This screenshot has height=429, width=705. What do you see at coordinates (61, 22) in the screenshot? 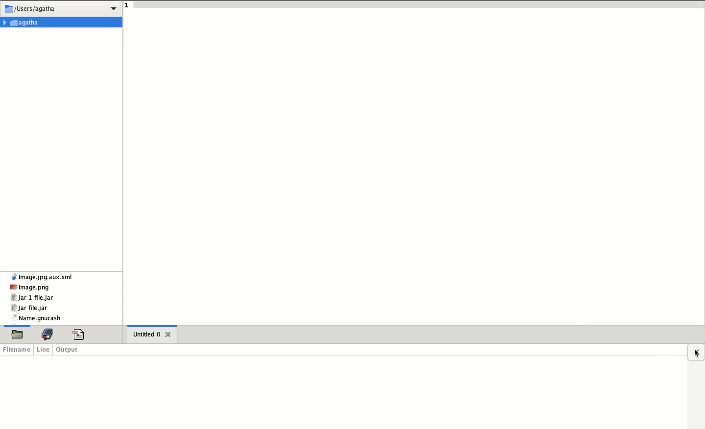
I see `Agatha` at bounding box center [61, 22].